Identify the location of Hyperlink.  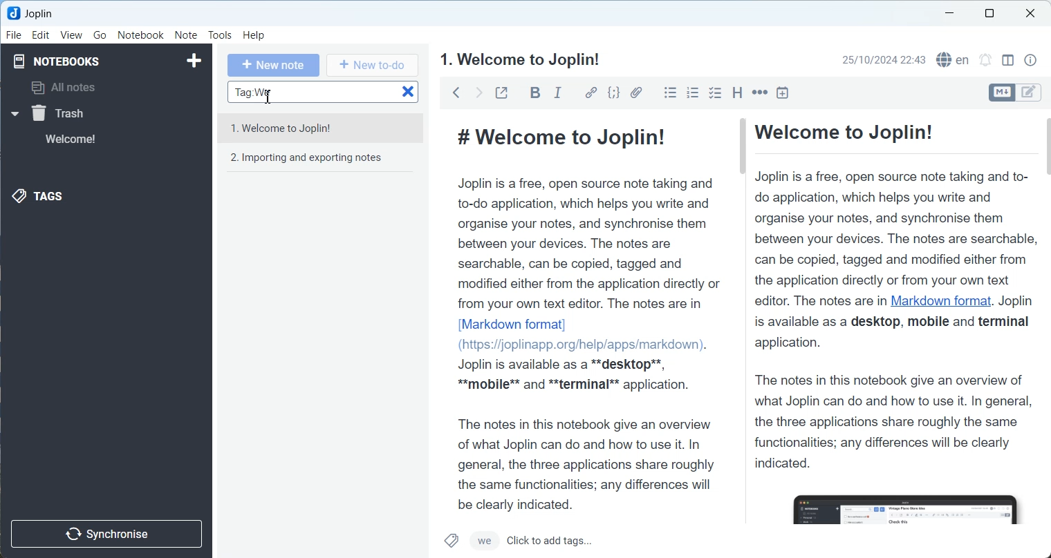
(590, 93).